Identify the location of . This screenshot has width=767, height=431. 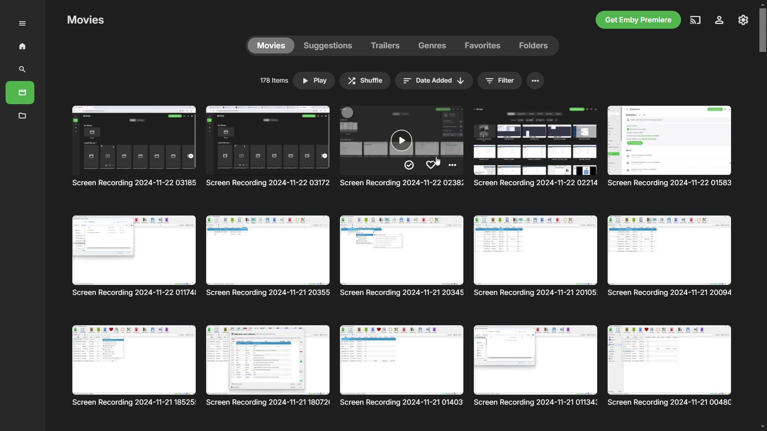
(403, 255).